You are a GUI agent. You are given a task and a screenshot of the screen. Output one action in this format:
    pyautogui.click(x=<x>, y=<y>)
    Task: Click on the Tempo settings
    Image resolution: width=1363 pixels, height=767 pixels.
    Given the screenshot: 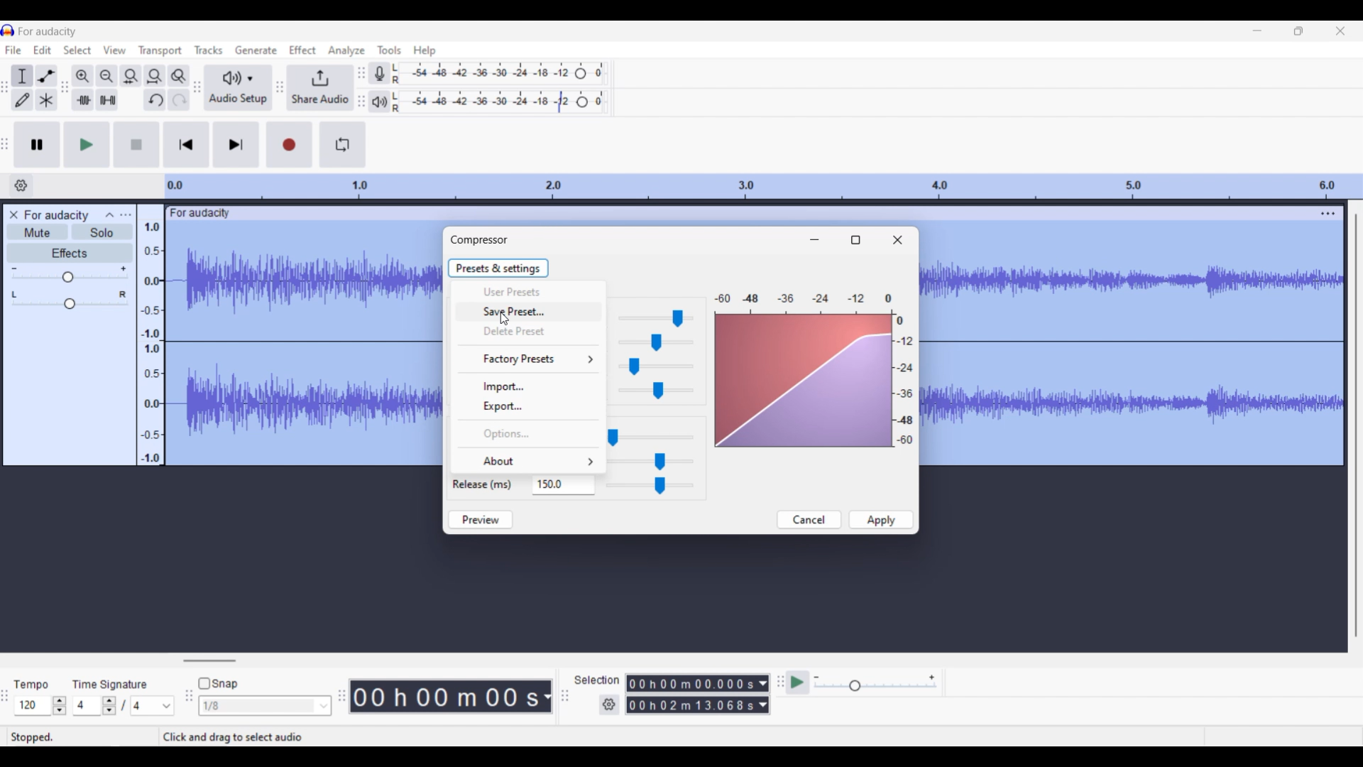 What is the action you would take?
    pyautogui.click(x=40, y=705)
    